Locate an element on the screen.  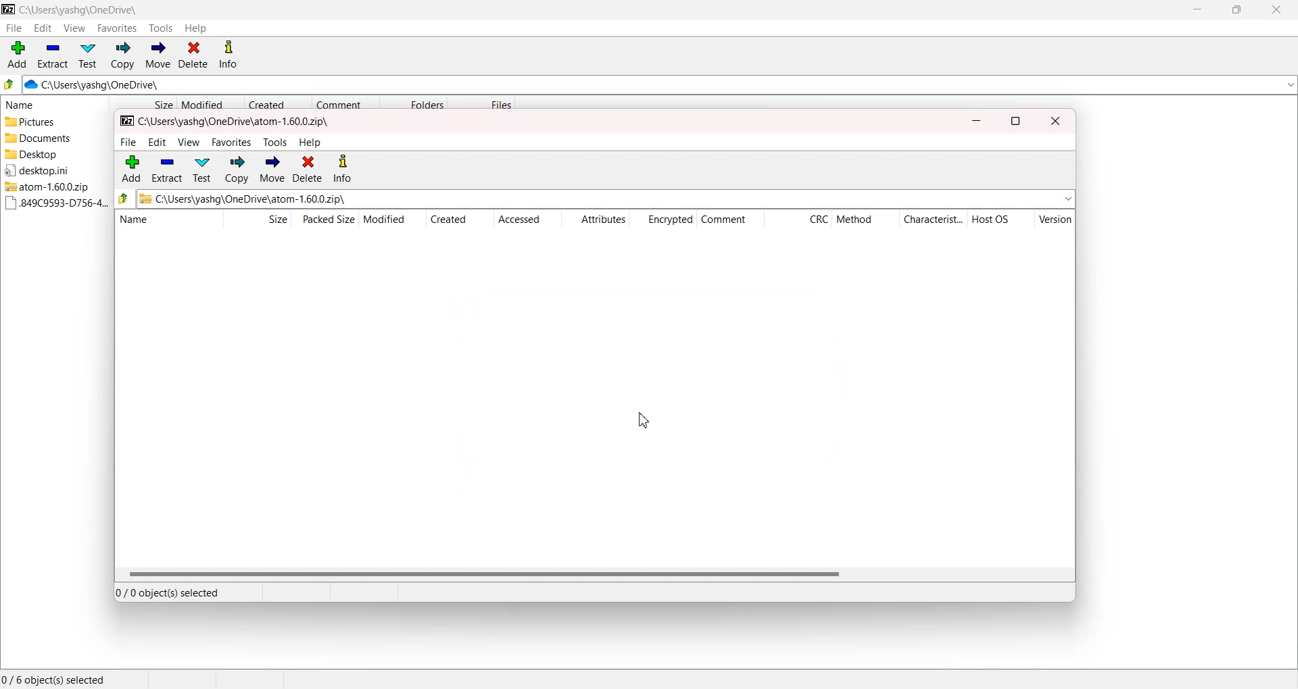
expand is located at coordinates (1068, 199).